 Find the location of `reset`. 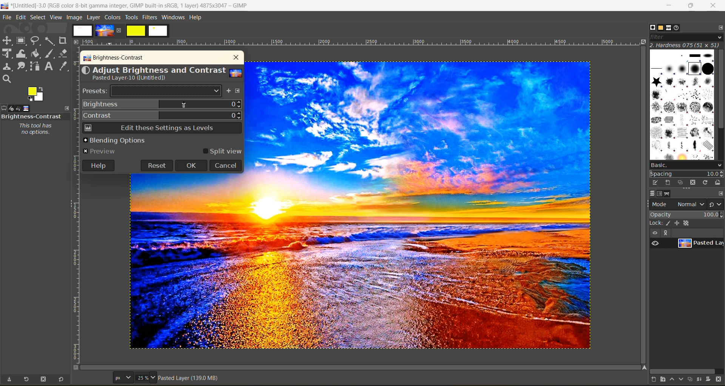

reset is located at coordinates (156, 165).